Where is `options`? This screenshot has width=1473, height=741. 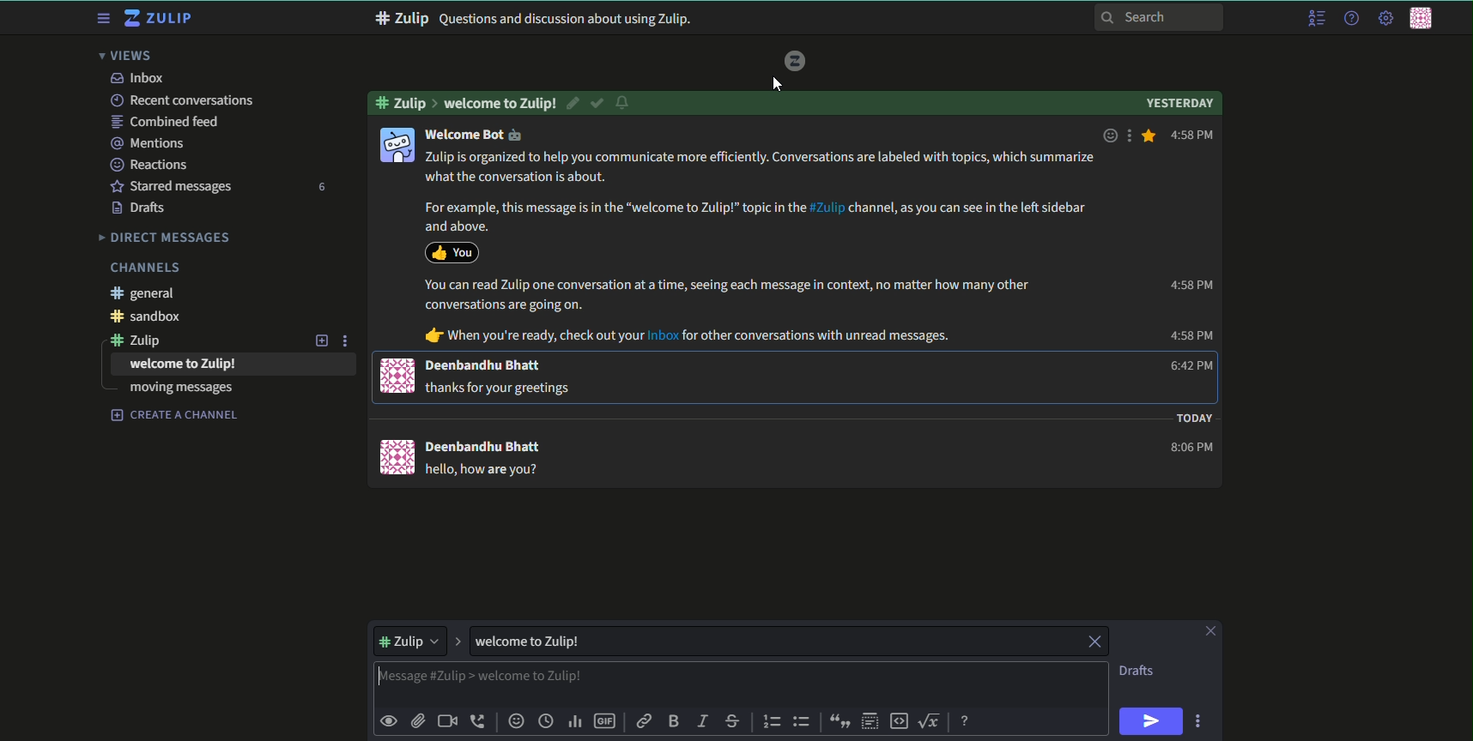
options is located at coordinates (1201, 720).